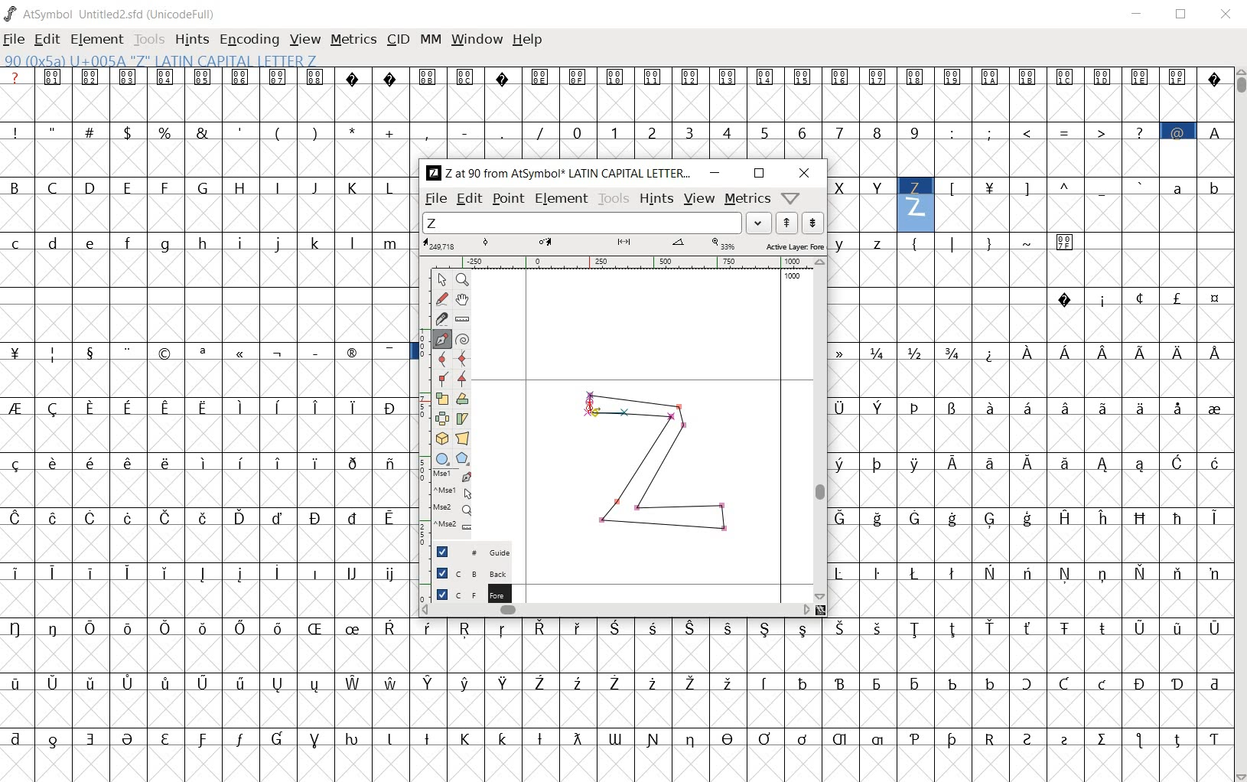 This screenshot has width=1247, height=782. I want to click on MAGNIFY, so click(462, 280).